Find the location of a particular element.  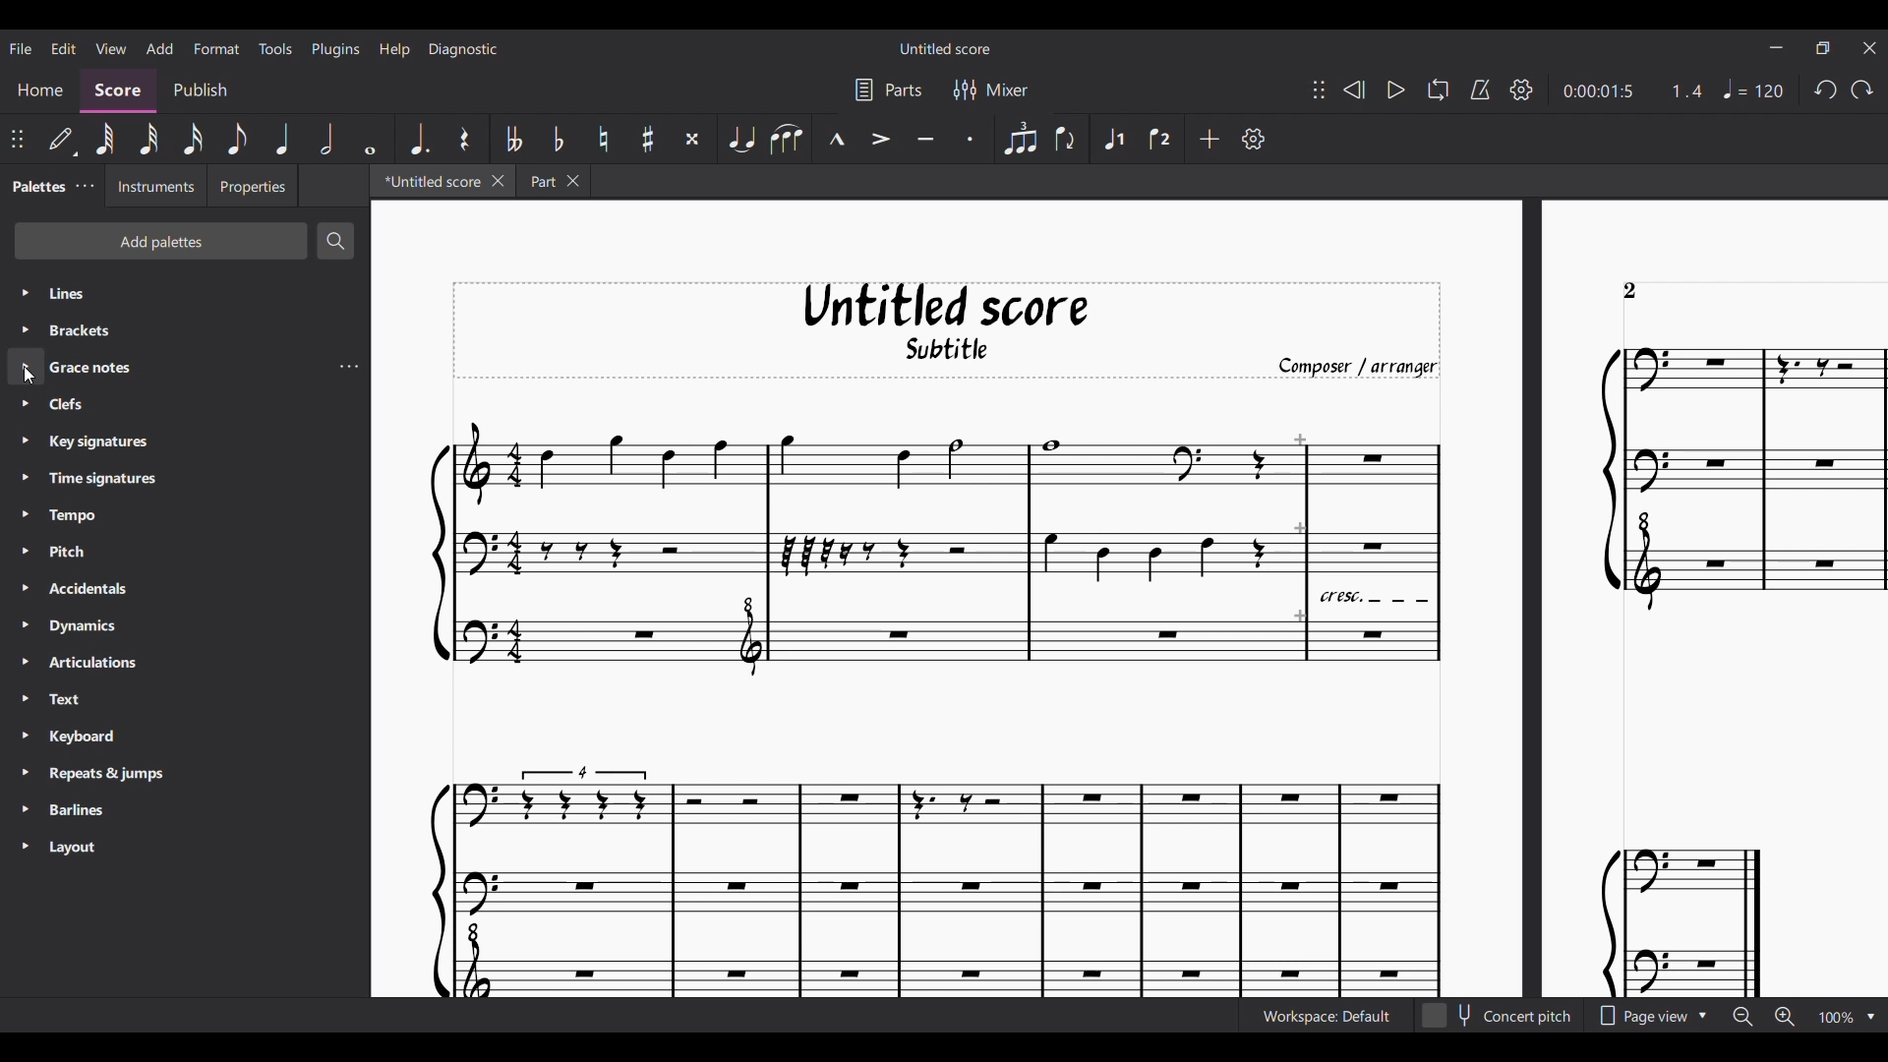

8th note is located at coordinates (237, 140).